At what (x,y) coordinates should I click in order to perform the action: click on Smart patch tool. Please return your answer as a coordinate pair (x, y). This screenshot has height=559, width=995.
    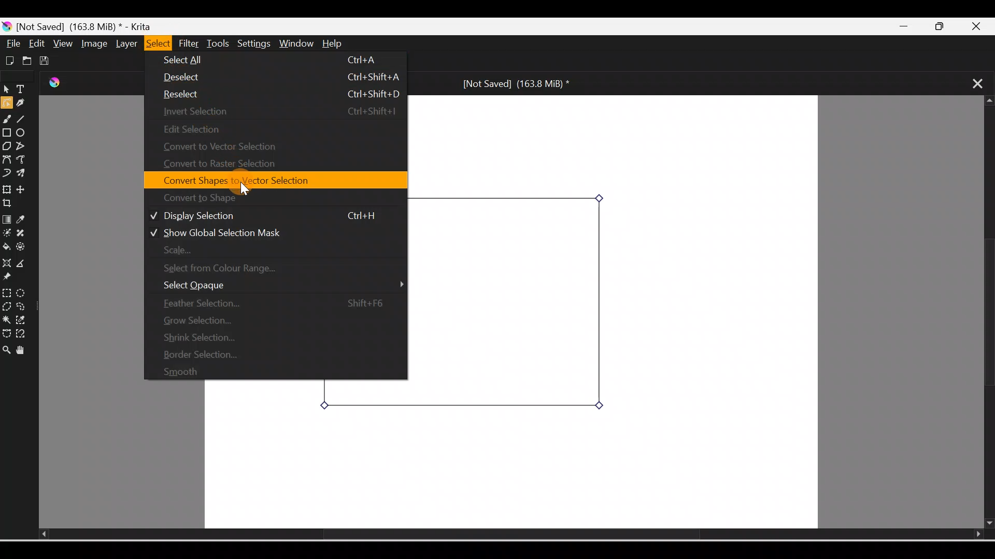
    Looking at the image, I should click on (25, 233).